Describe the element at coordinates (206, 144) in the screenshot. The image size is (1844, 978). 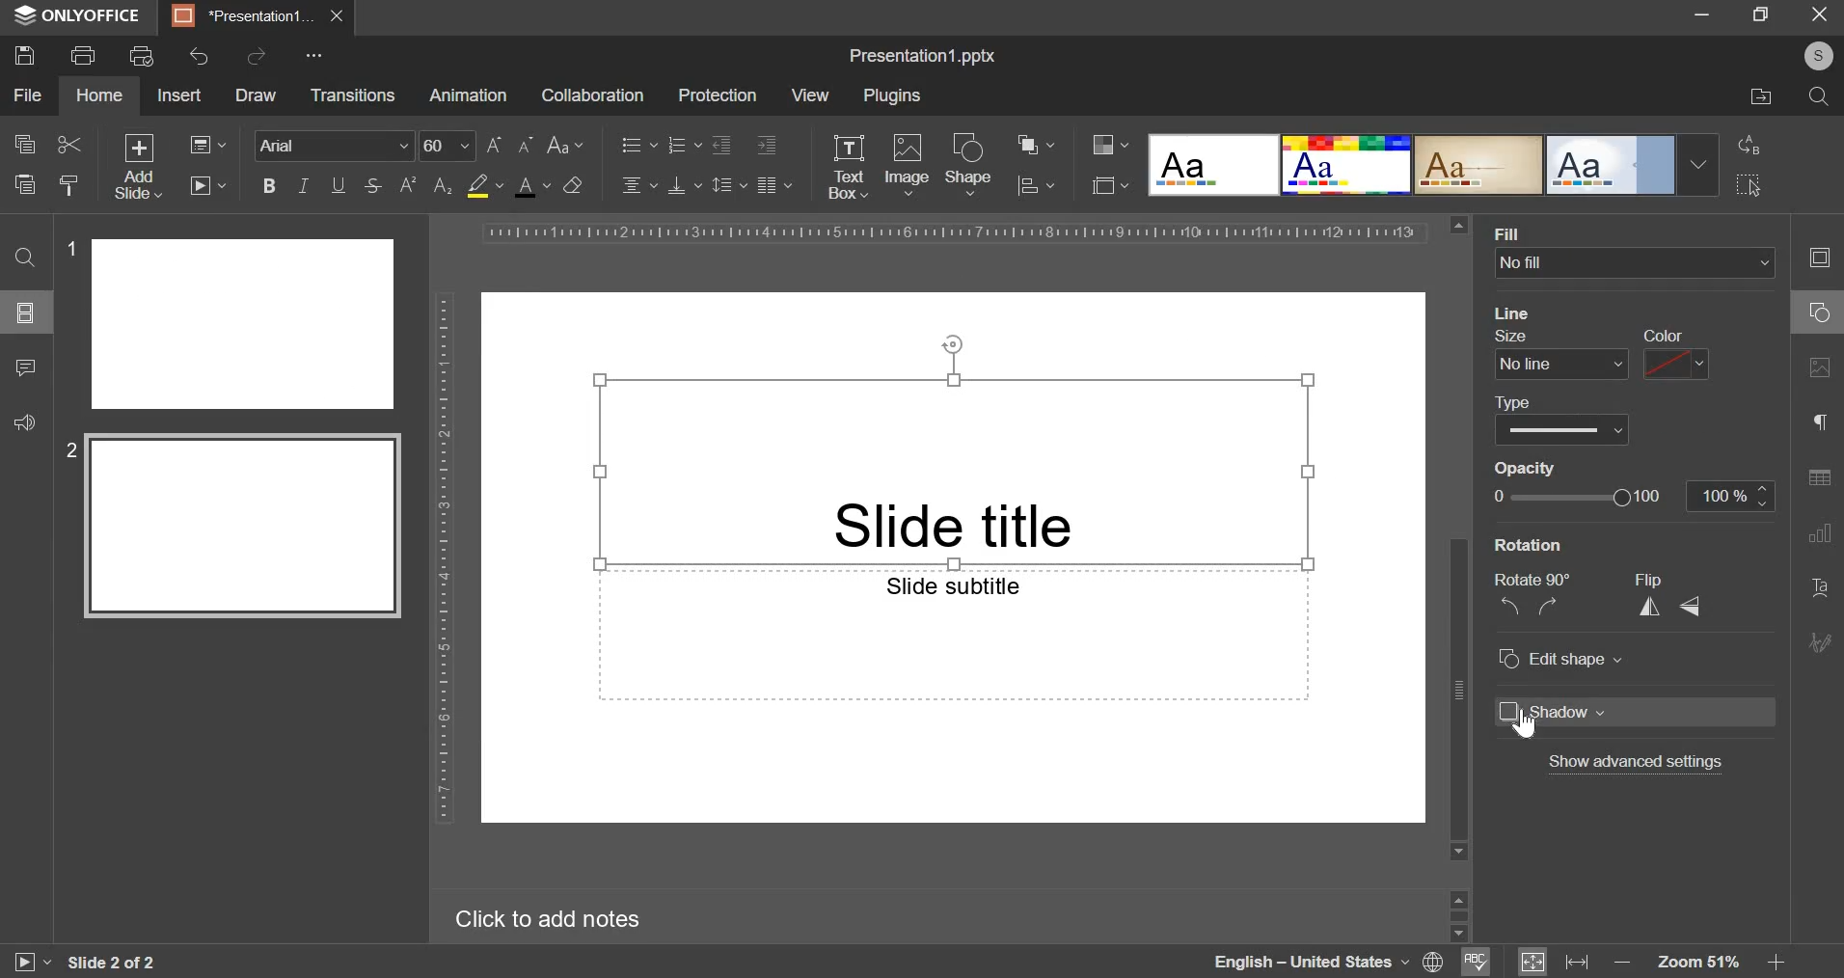
I see `change layout` at that location.